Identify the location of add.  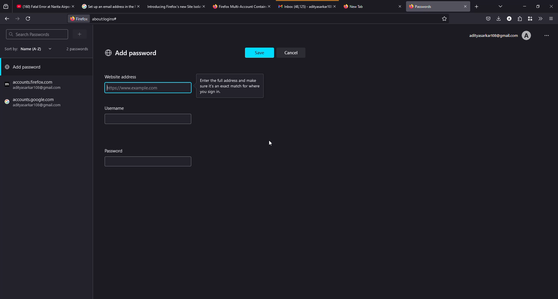
(131, 53).